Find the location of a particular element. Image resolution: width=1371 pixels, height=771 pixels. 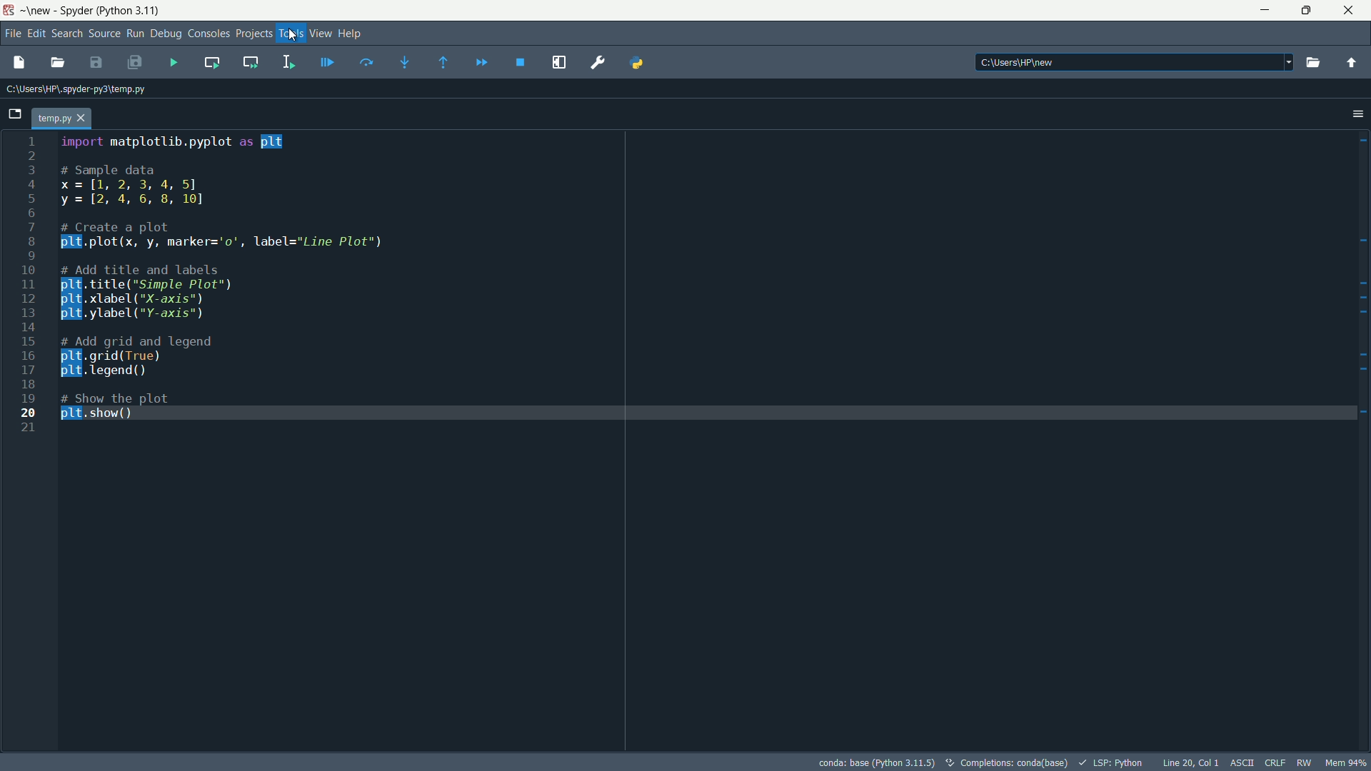

edit is located at coordinates (36, 33).